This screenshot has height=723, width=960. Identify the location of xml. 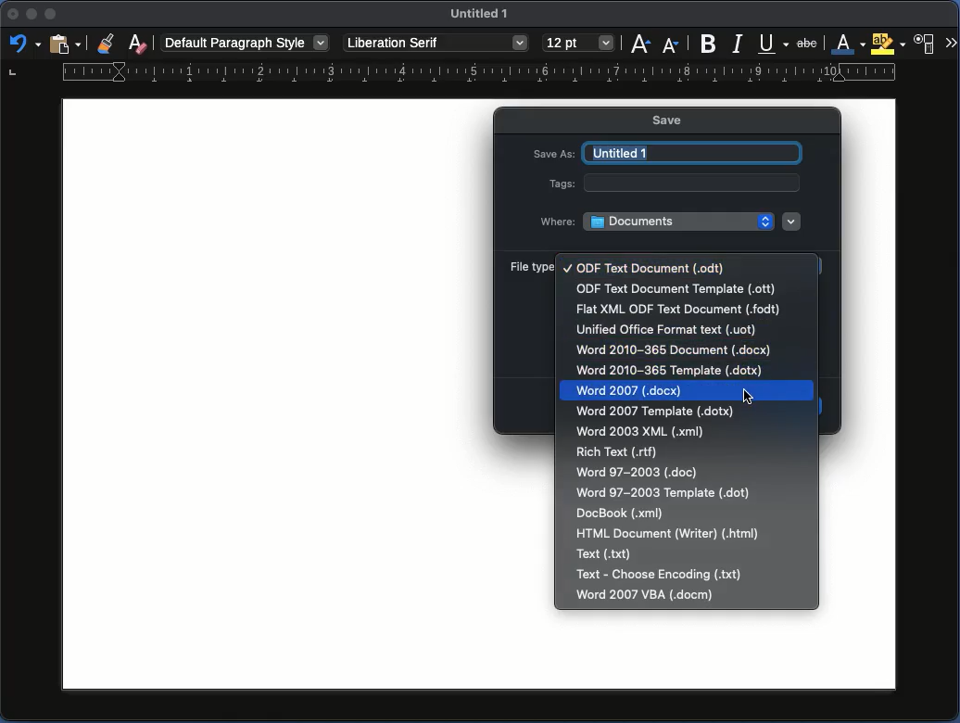
(642, 432).